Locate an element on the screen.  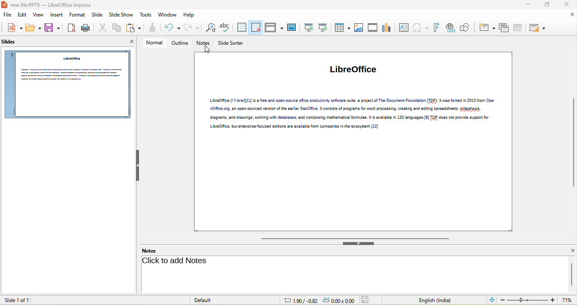
vertical scroll bar is located at coordinates (572, 273).